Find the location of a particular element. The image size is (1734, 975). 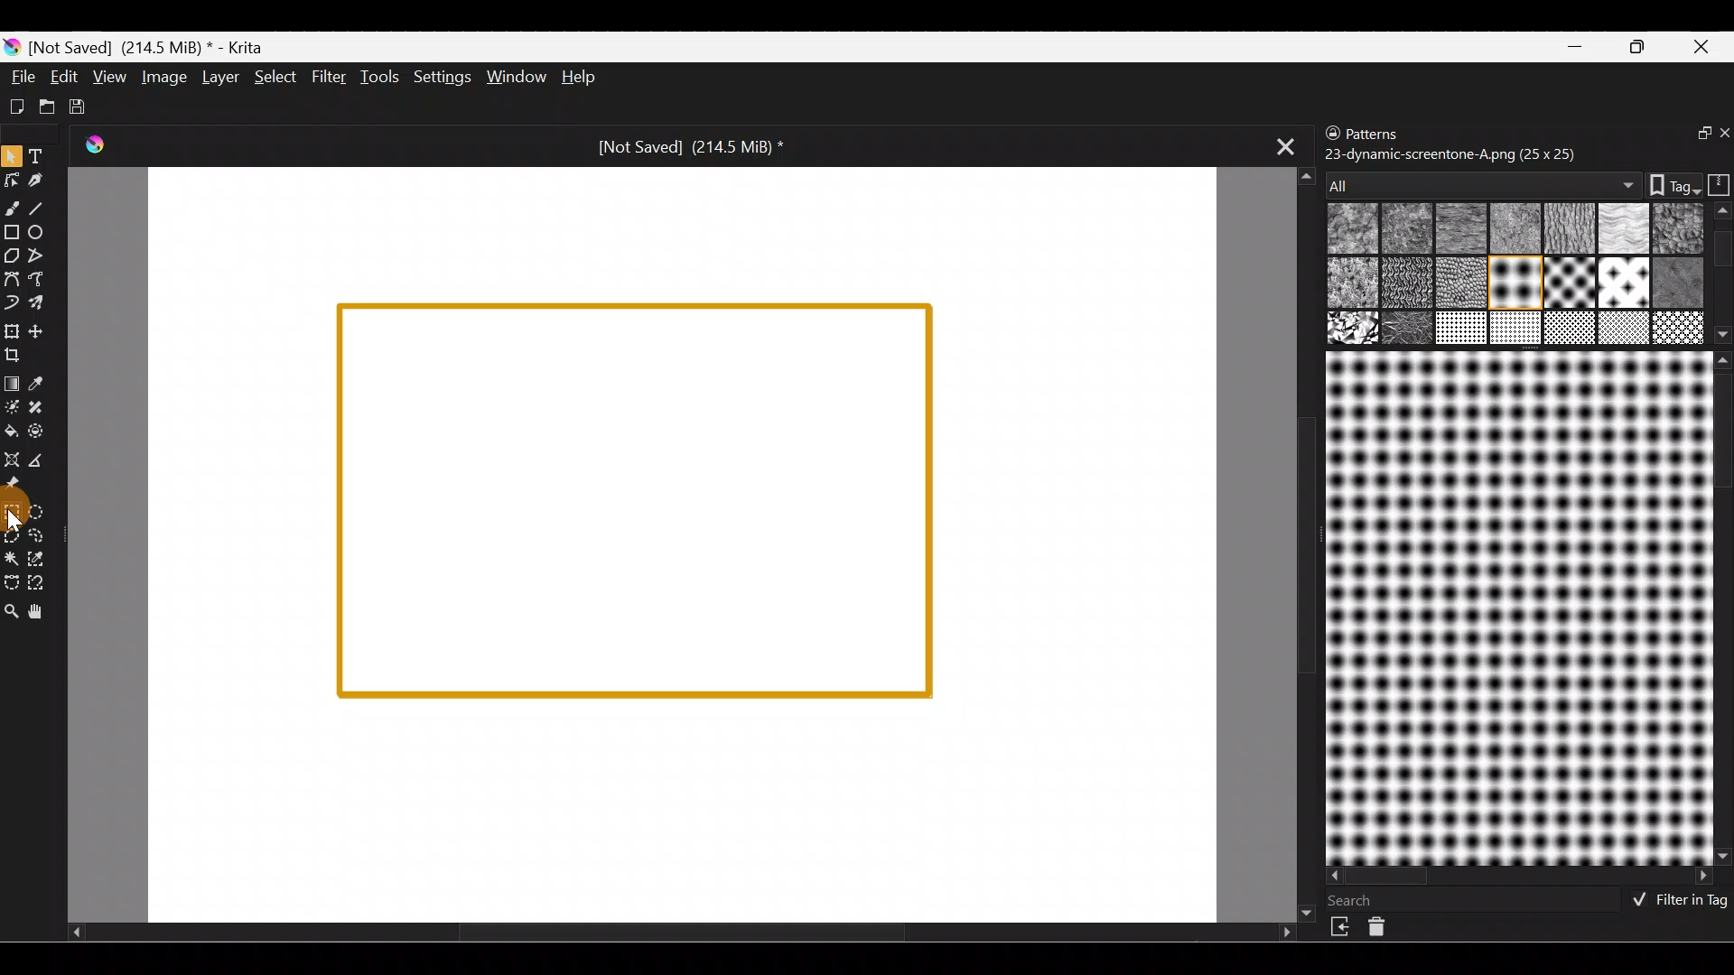

Contiguous selection tool is located at coordinates (13, 560).